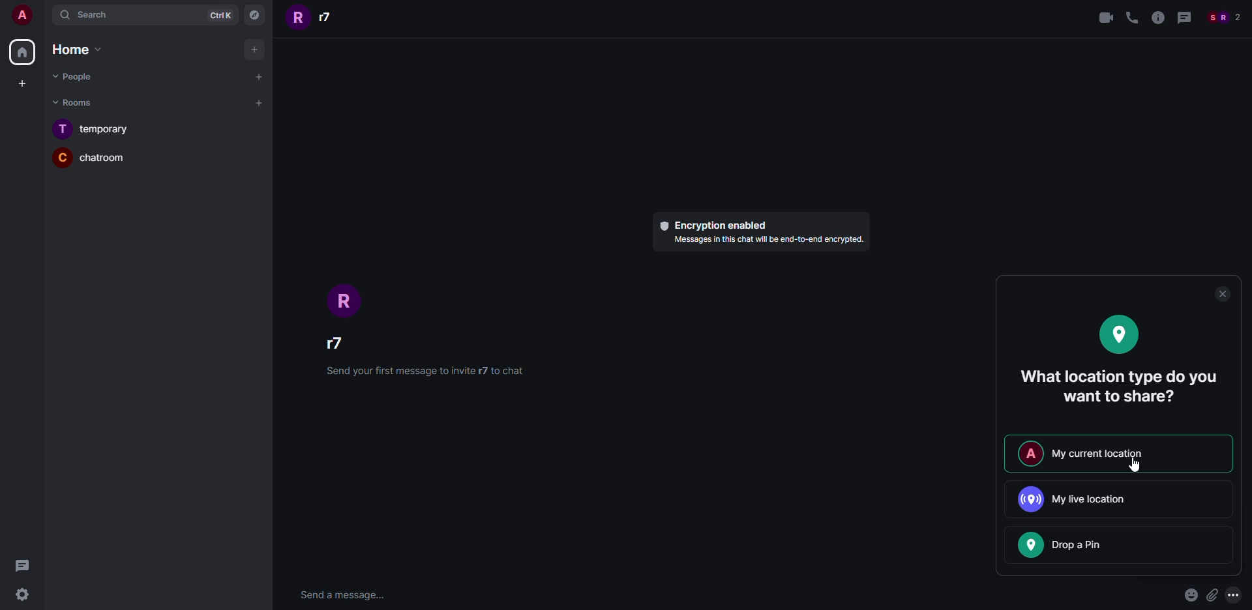 The height and width of the screenshot is (610, 1252). Describe the element at coordinates (1133, 465) in the screenshot. I see `cursor` at that location.